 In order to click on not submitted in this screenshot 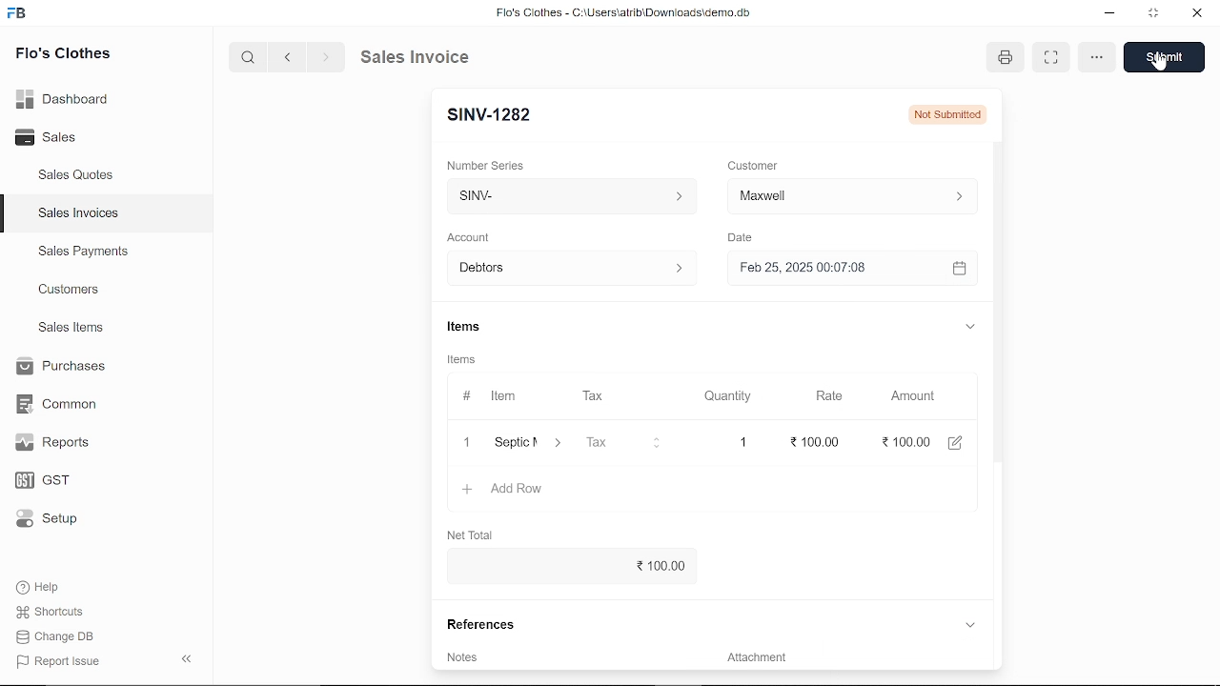, I will do `click(952, 113)`.